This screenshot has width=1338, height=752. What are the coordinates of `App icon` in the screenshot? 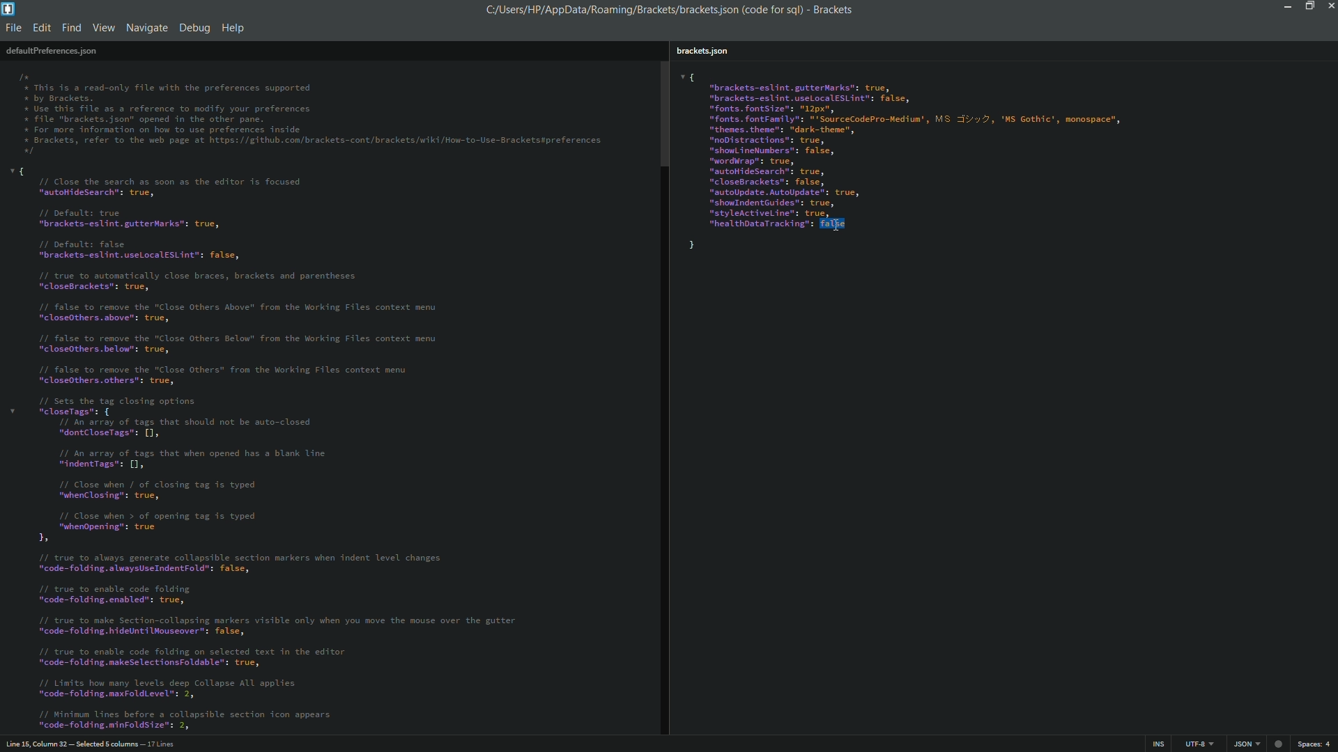 It's located at (10, 9).